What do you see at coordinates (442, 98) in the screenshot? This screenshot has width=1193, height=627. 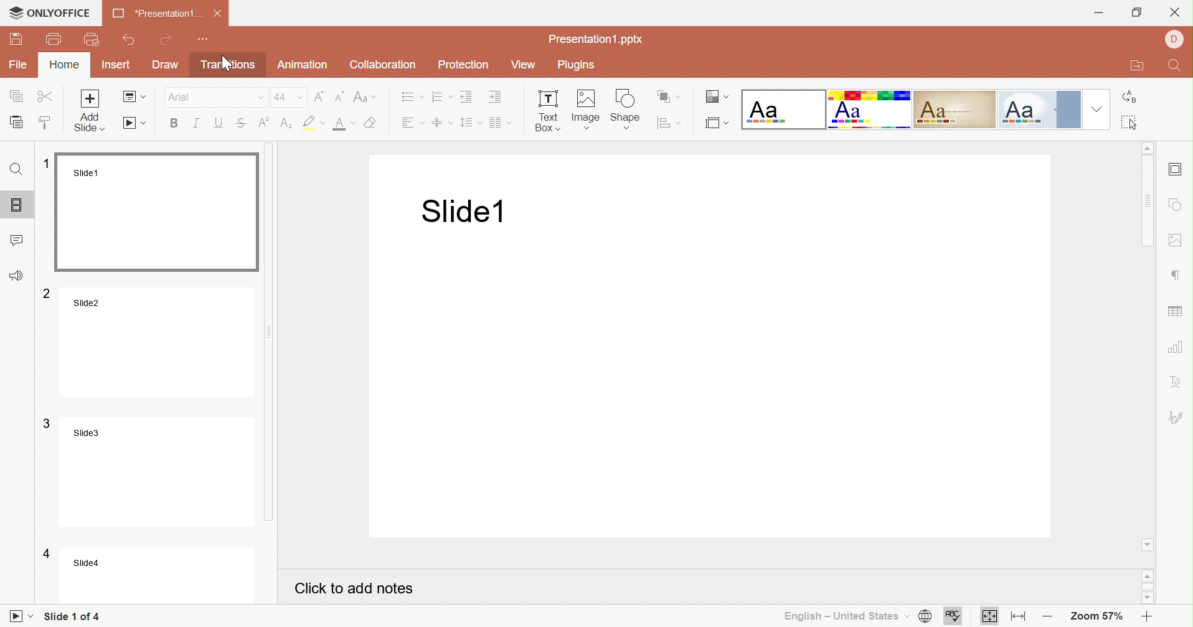 I see `Numbering` at bounding box center [442, 98].